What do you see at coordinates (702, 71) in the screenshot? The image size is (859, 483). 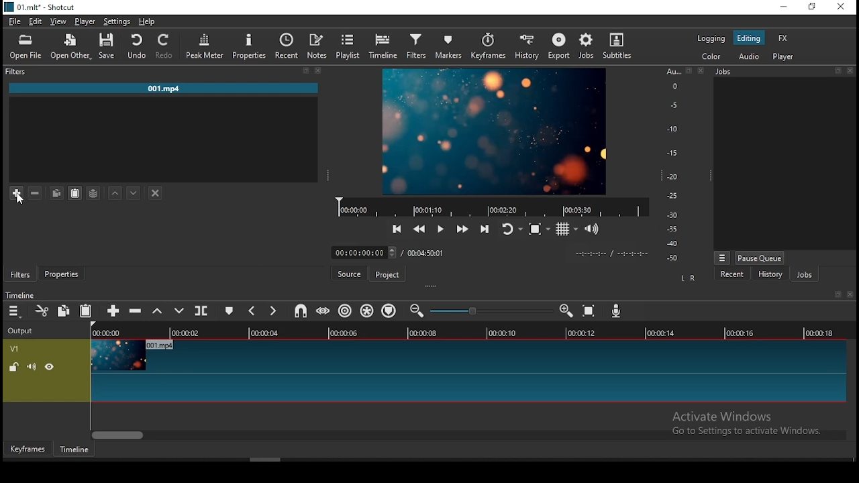 I see `close` at bounding box center [702, 71].